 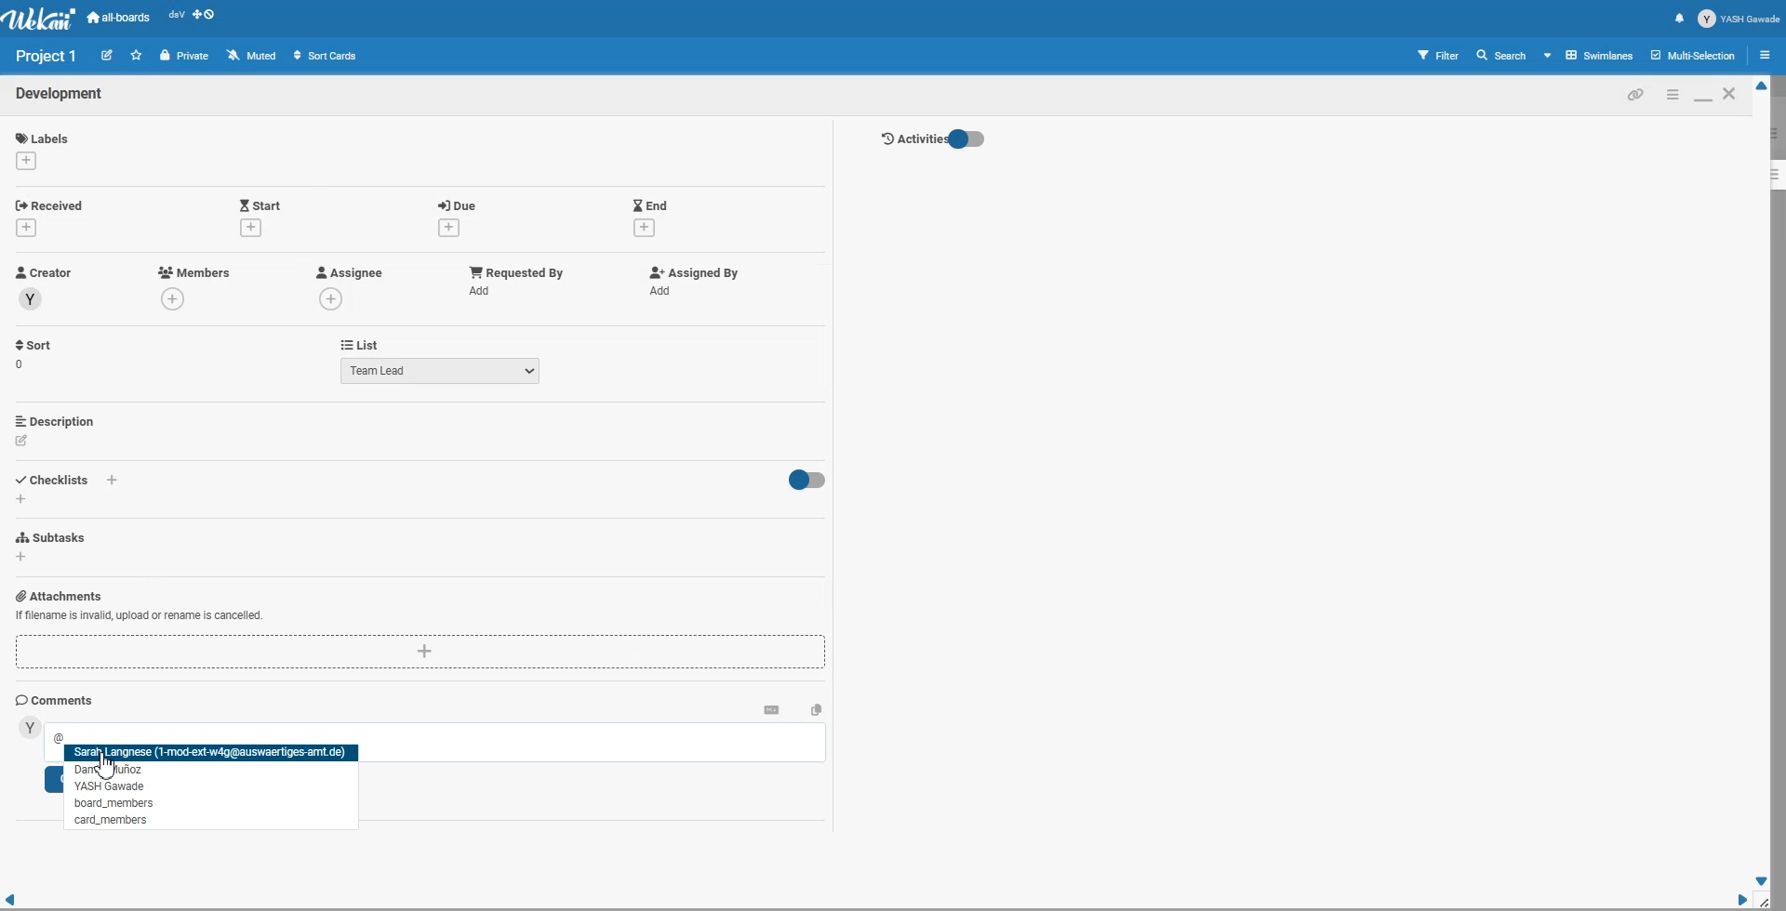 What do you see at coordinates (1439, 55) in the screenshot?
I see `Filter` at bounding box center [1439, 55].